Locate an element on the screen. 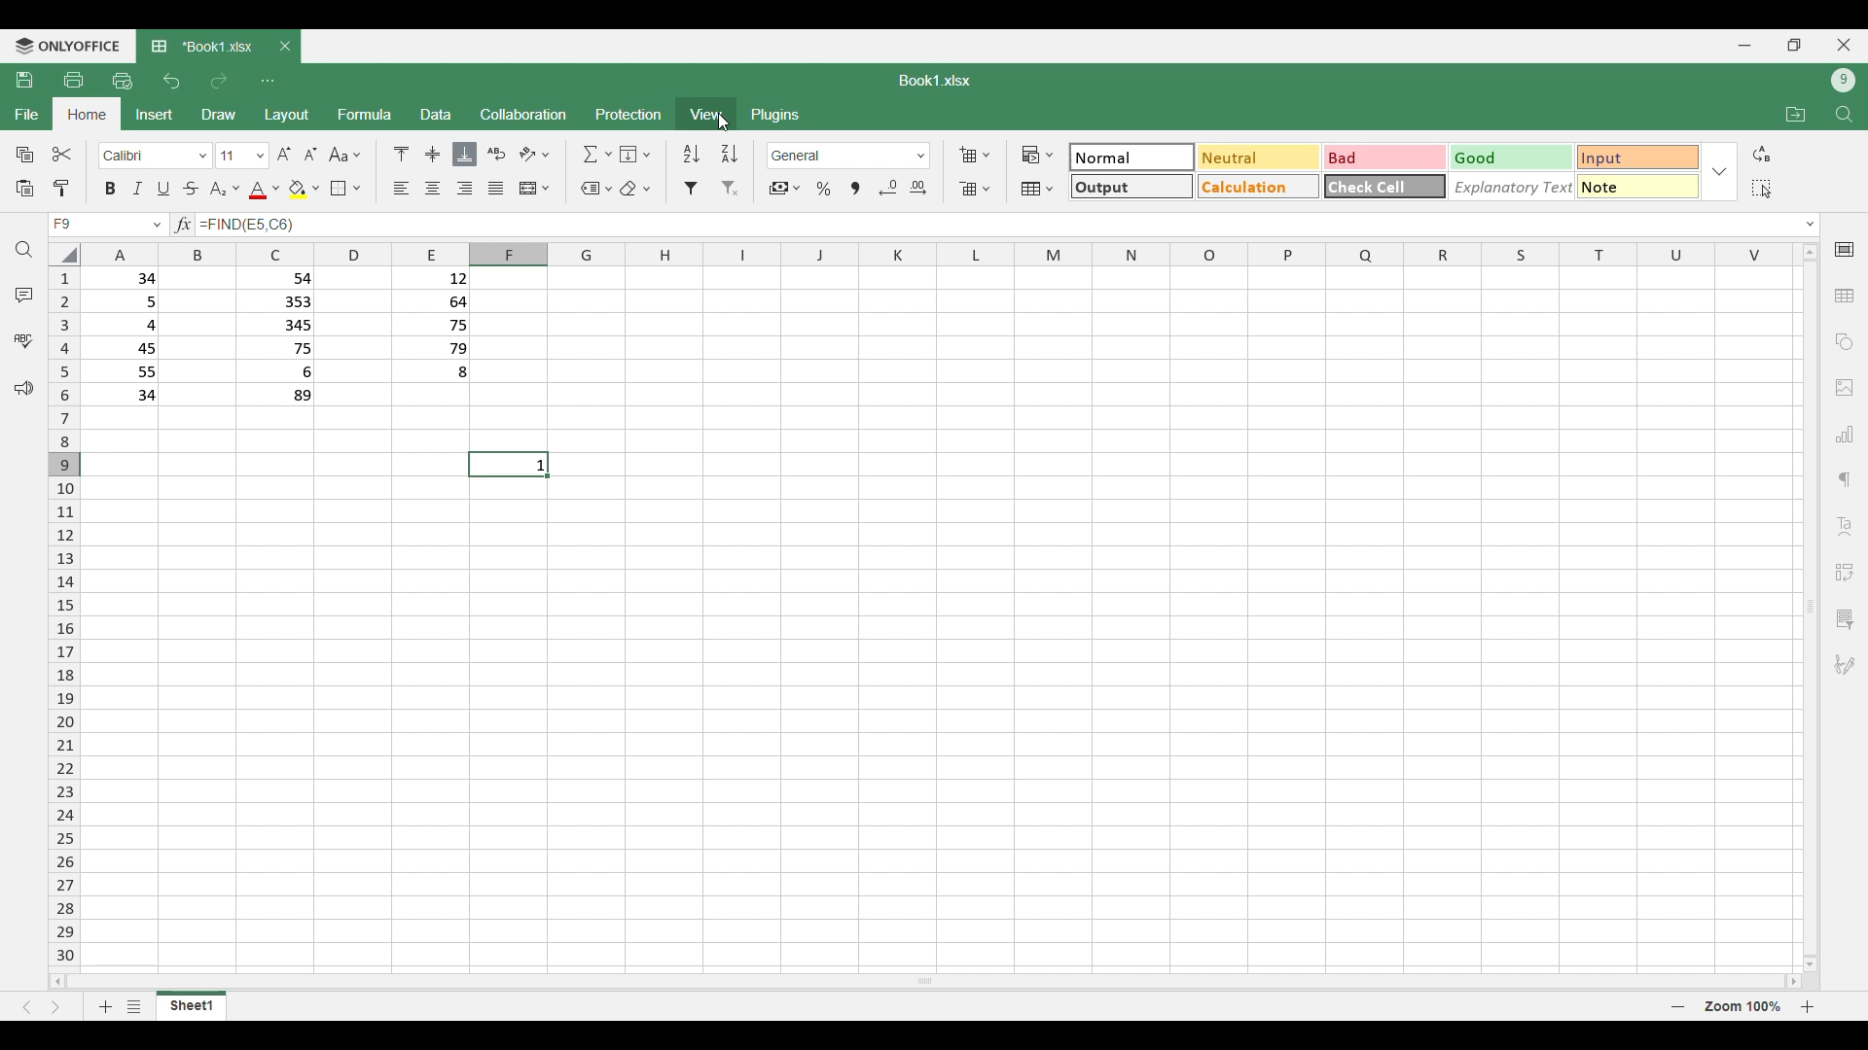 This screenshot has width=1868, height=1050. Slicer is located at coordinates (1846, 620).